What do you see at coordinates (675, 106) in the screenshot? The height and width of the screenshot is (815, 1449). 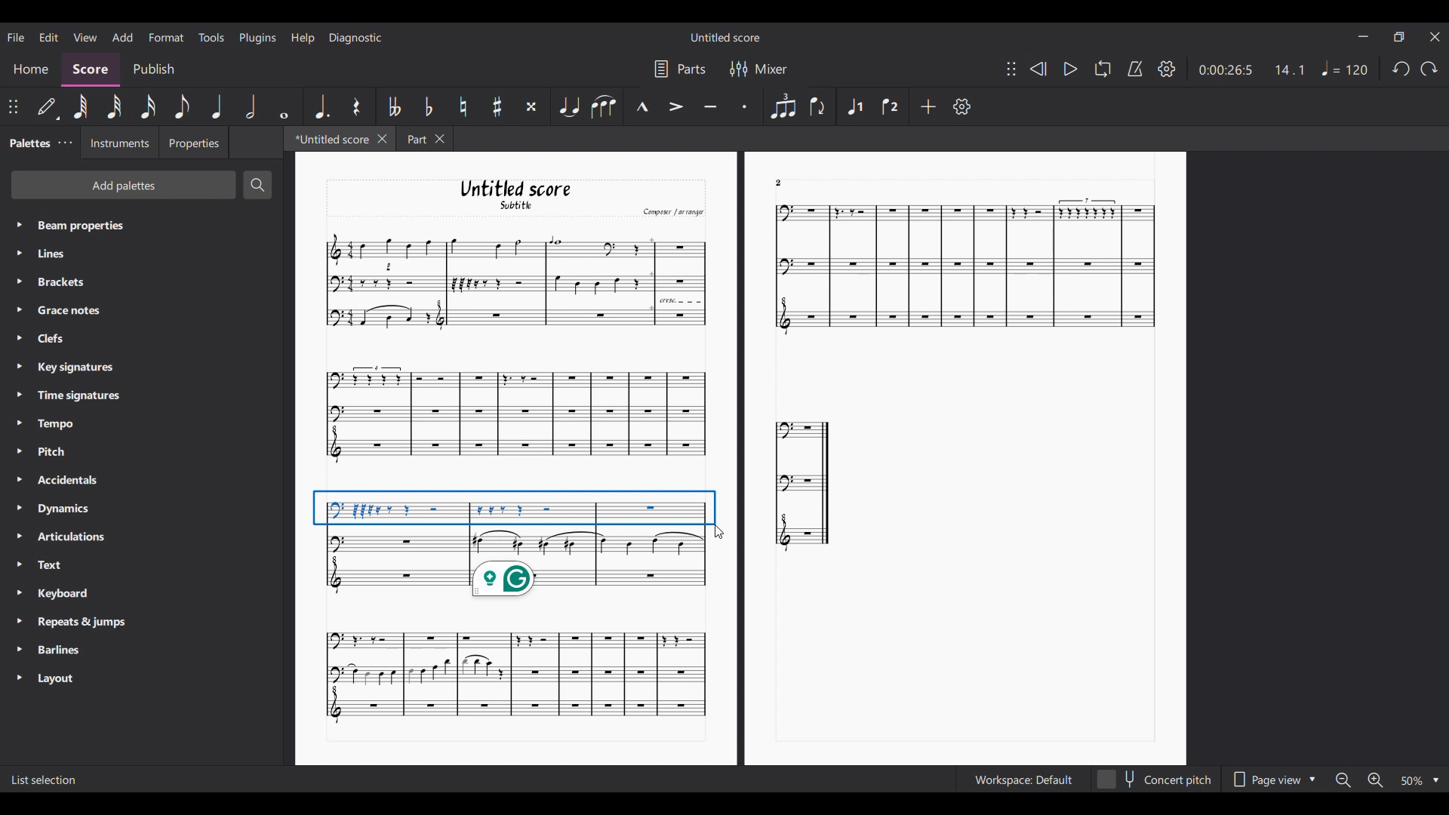 I see `Accent` at bounding box center [675, 106].